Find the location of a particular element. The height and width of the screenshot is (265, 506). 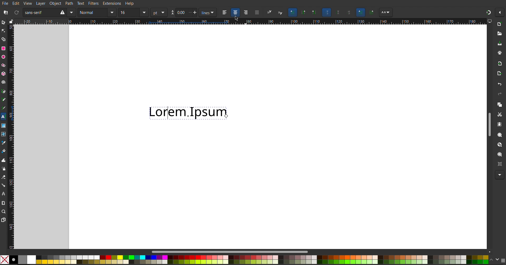

Edit is located at coordinates (15, 3).